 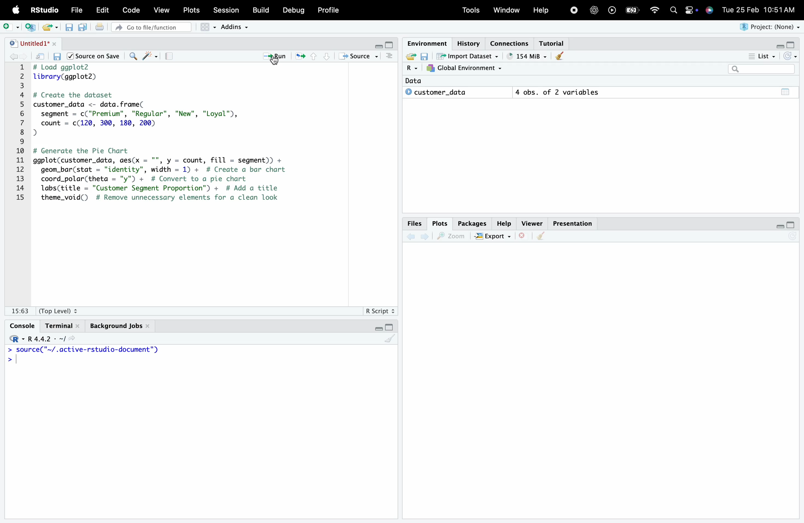 What do you see at coordinates (635, 9) in the screenshot?
I see `battery` at bounding box center [635, 9].